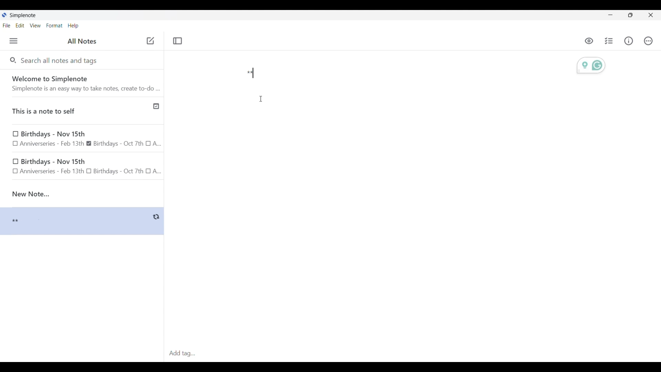 The height and width of the screenshot is (372, 661). Describe the element at coordinates (83, 167) in the screenshot. I see `birthday note` at that location.